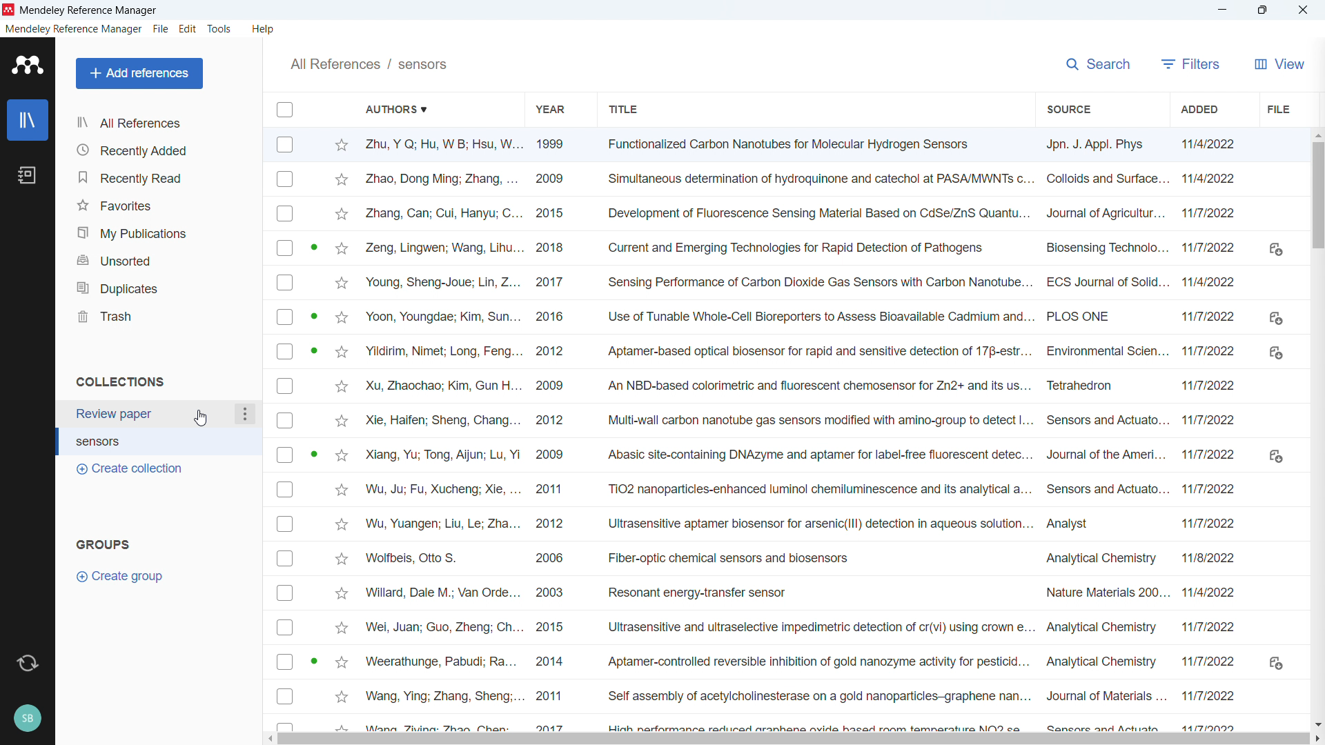 The height and width of the screenshot is (745, 1325). Describe the element at coordinates (399, 108) in the screenshot. I see `Sort by authors ` at that location.